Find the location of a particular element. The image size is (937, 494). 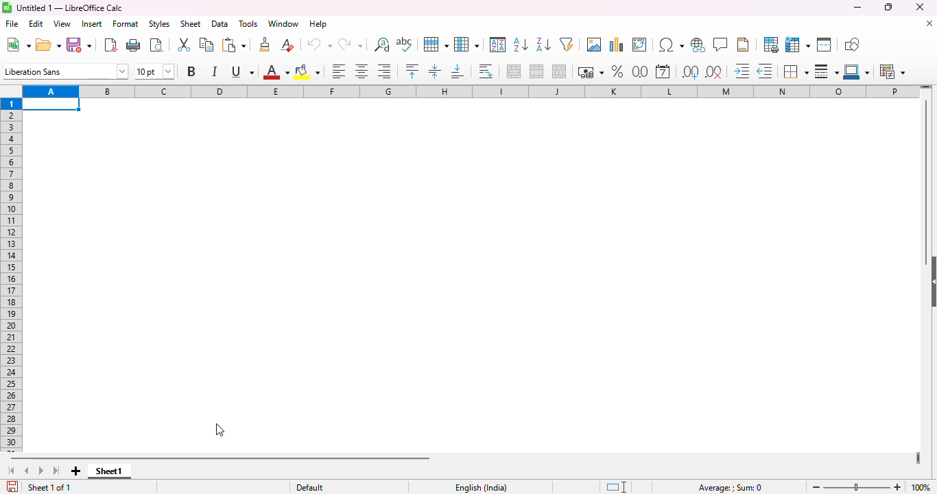

merge cells is located at coordinates (538, 71).